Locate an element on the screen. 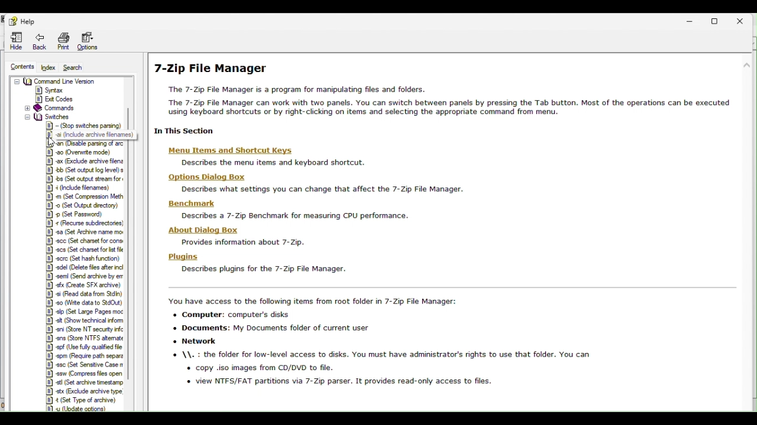 Image resolution: width=757 pixels, height=425 pixels. Options is located at coordinates (89, 40).